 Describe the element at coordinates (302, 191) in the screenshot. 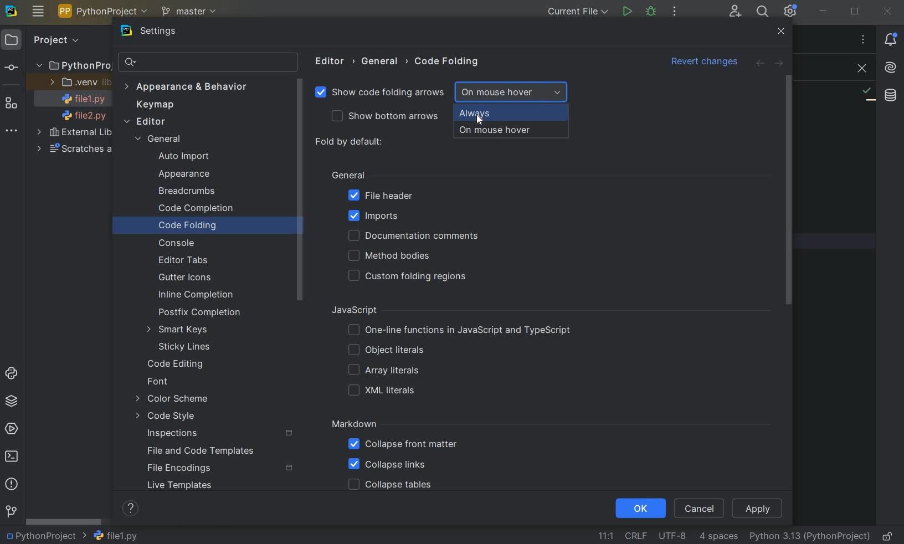

I see `SROLLBAR` at that location.